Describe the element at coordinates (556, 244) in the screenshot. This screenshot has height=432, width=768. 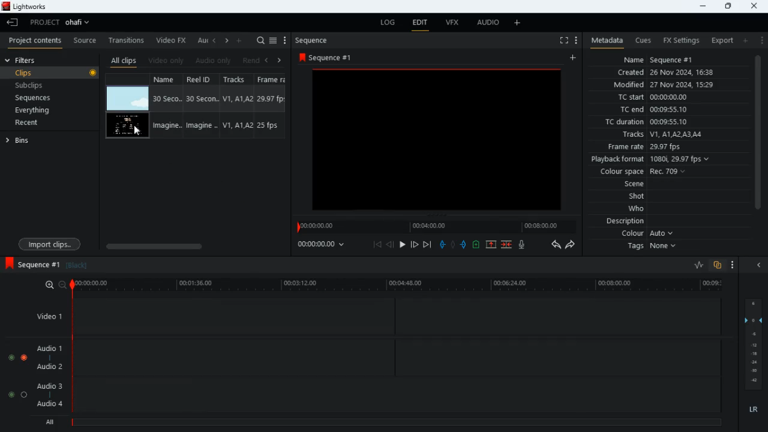
I see `backward` at that location.